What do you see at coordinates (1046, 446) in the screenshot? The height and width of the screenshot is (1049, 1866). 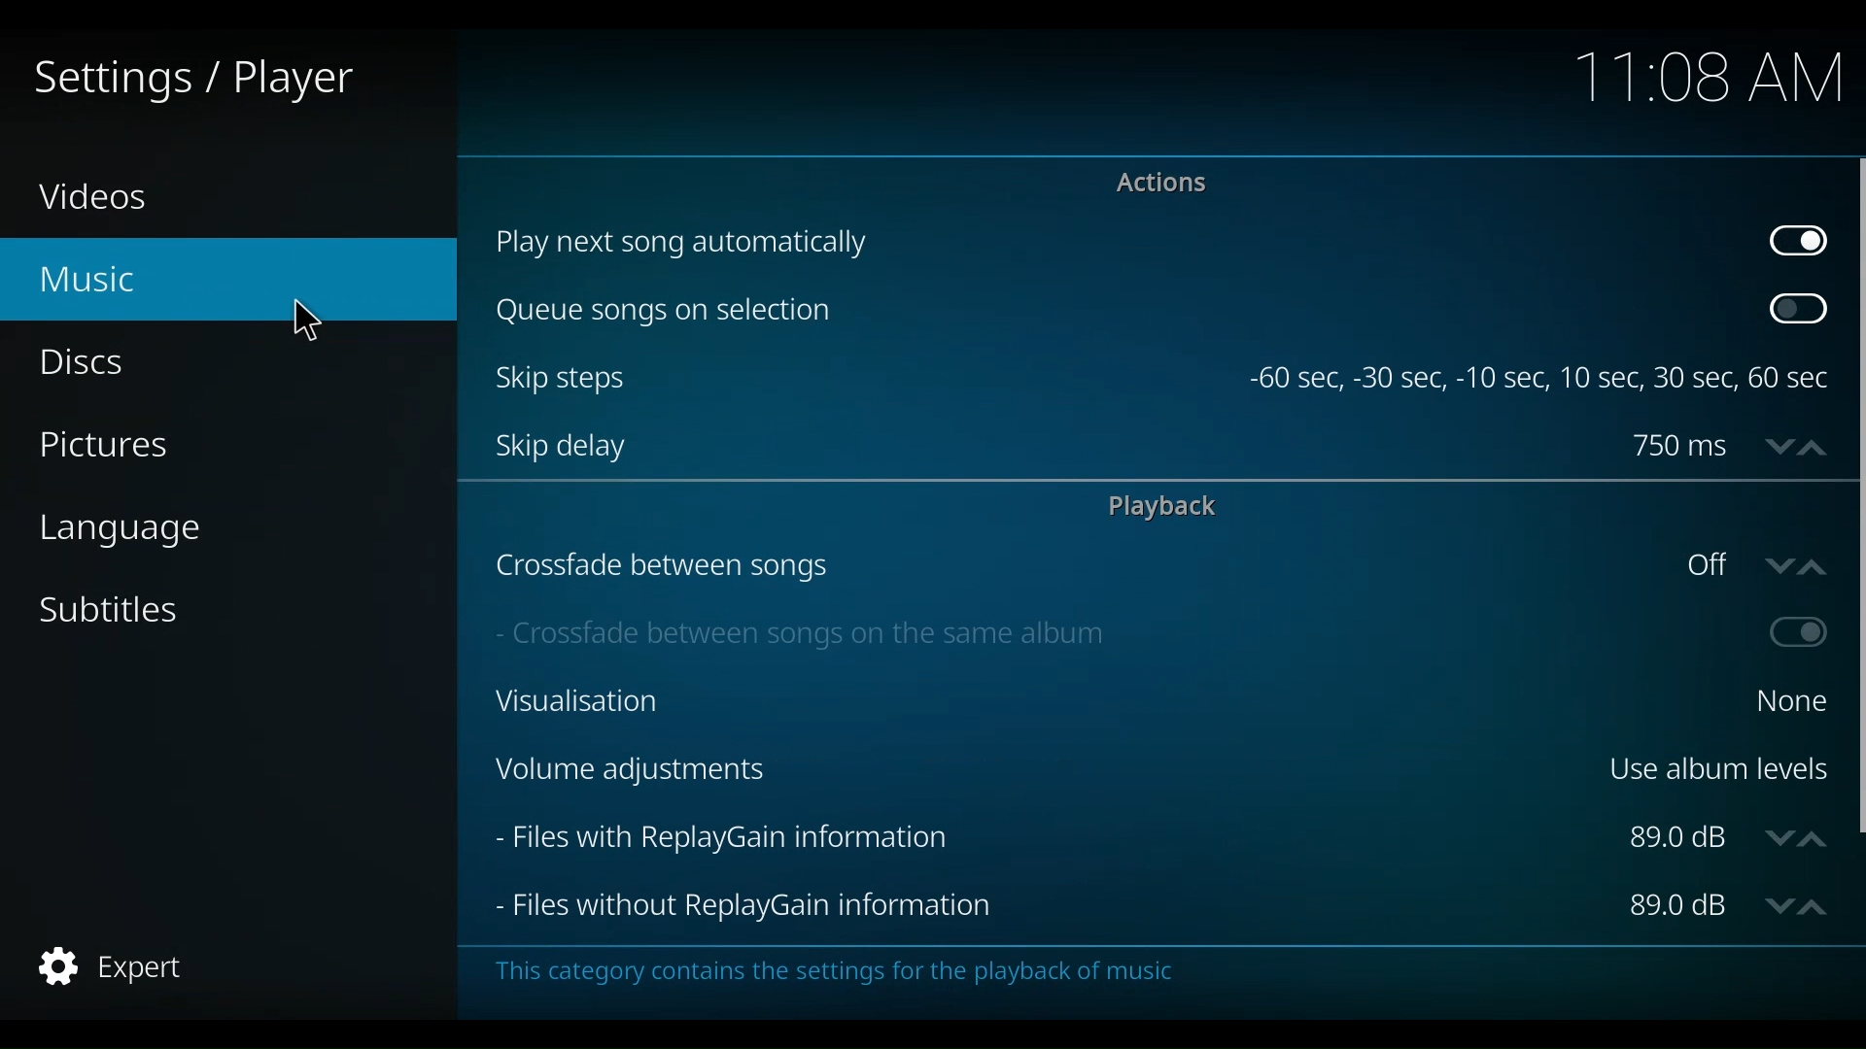 I see `Skip delay` at bounding box center [1046, 446].